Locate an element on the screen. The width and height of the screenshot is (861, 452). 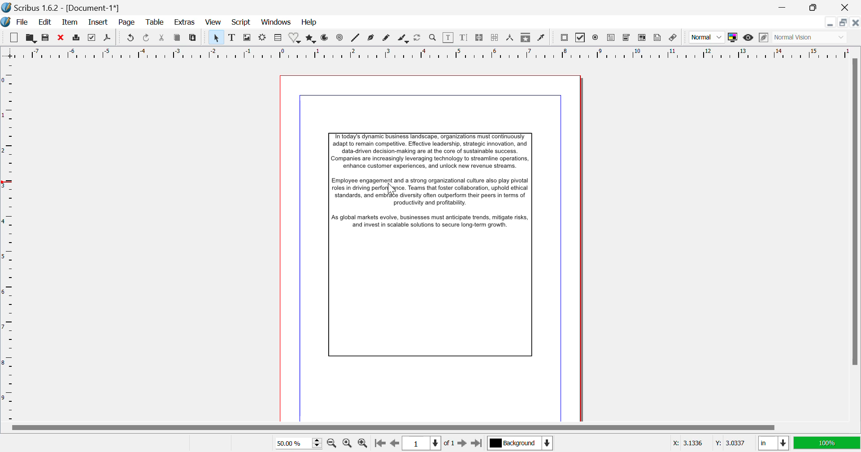
Open to is located at coordinates (31, 37).